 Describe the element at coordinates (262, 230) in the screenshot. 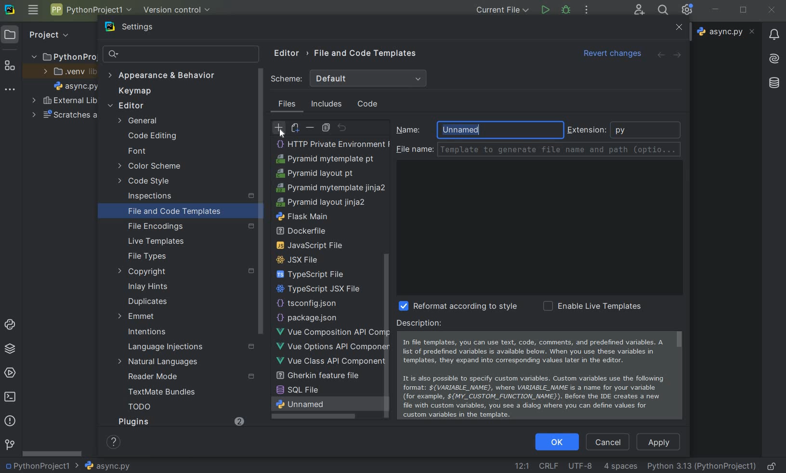

I see `scrollbar` at that location.